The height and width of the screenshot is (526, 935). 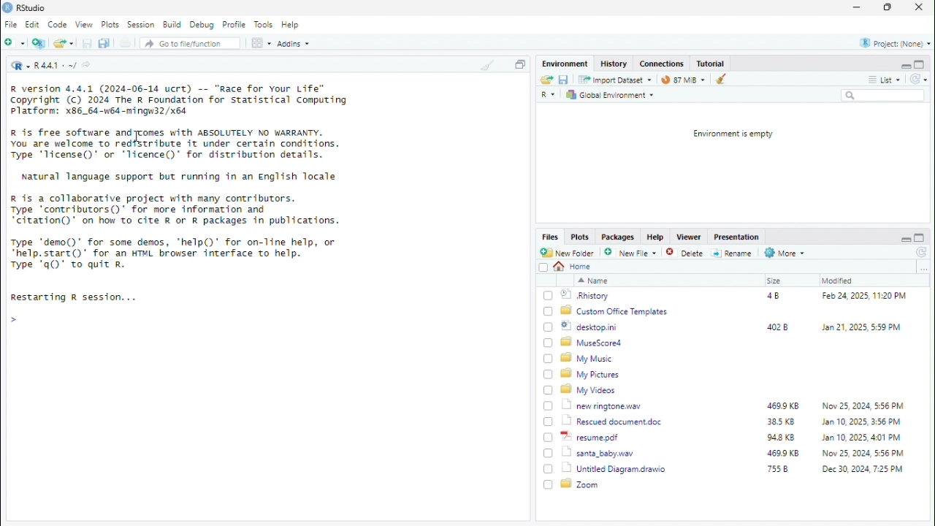 What do you see at coordinates (549, 343) in the screenshot?
I see `Checkbox` at bounding box center [549, 343].